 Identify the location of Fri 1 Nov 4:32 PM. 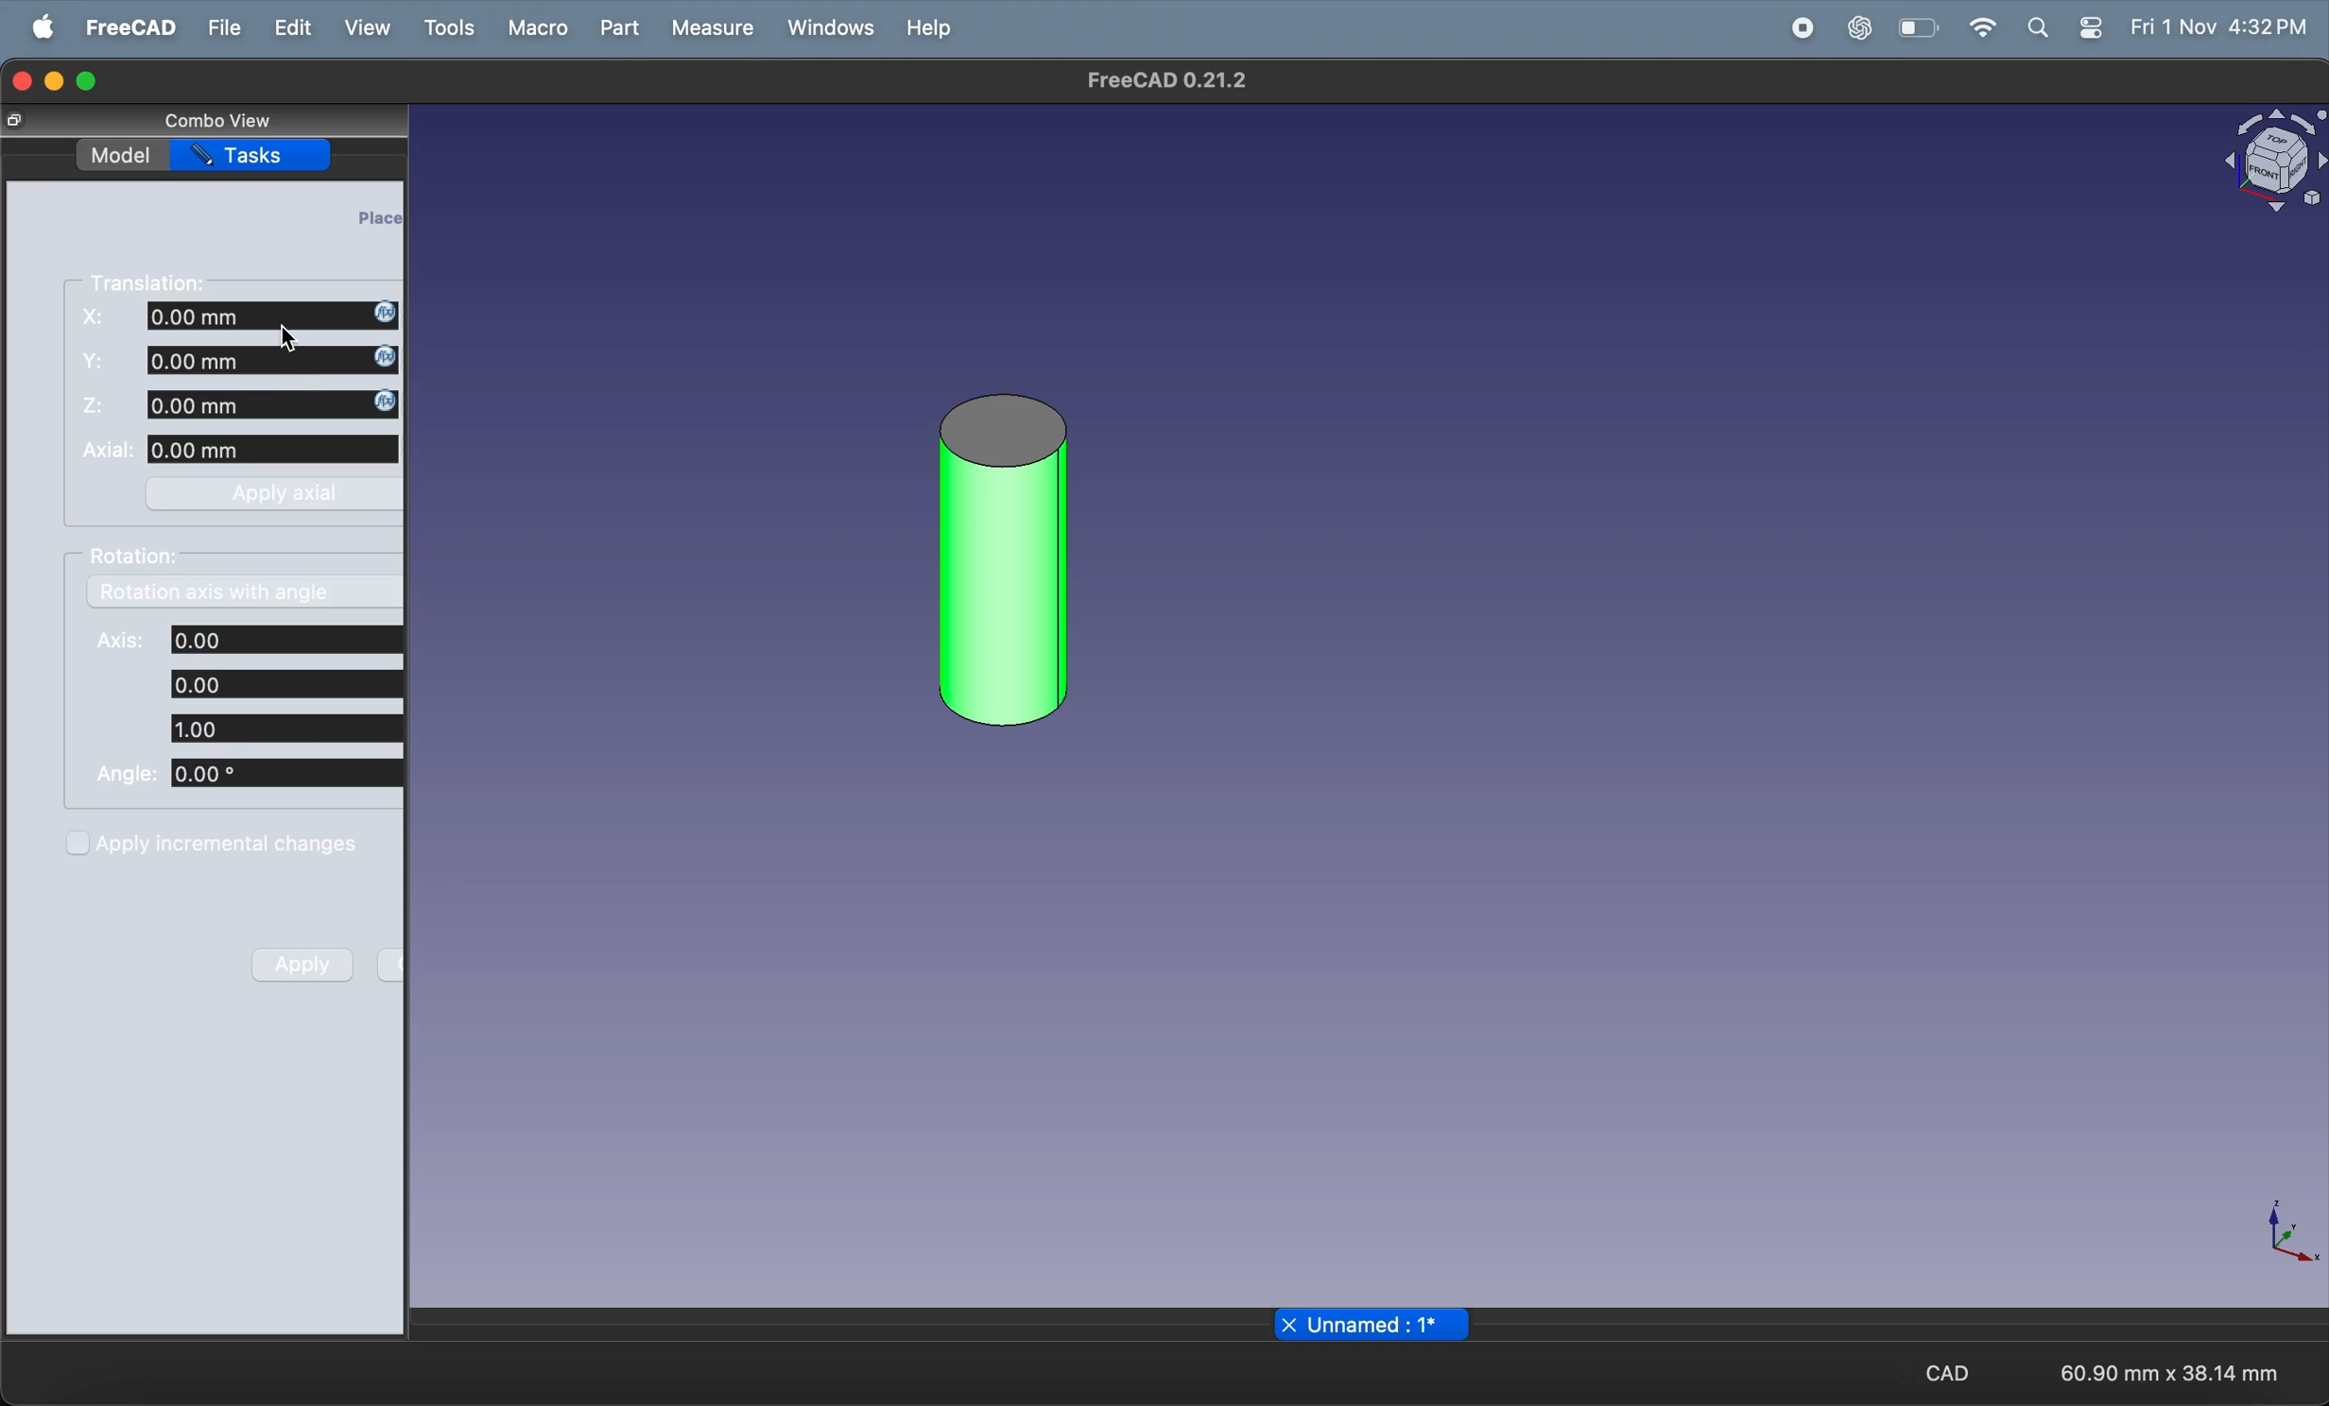
(2218, 28).